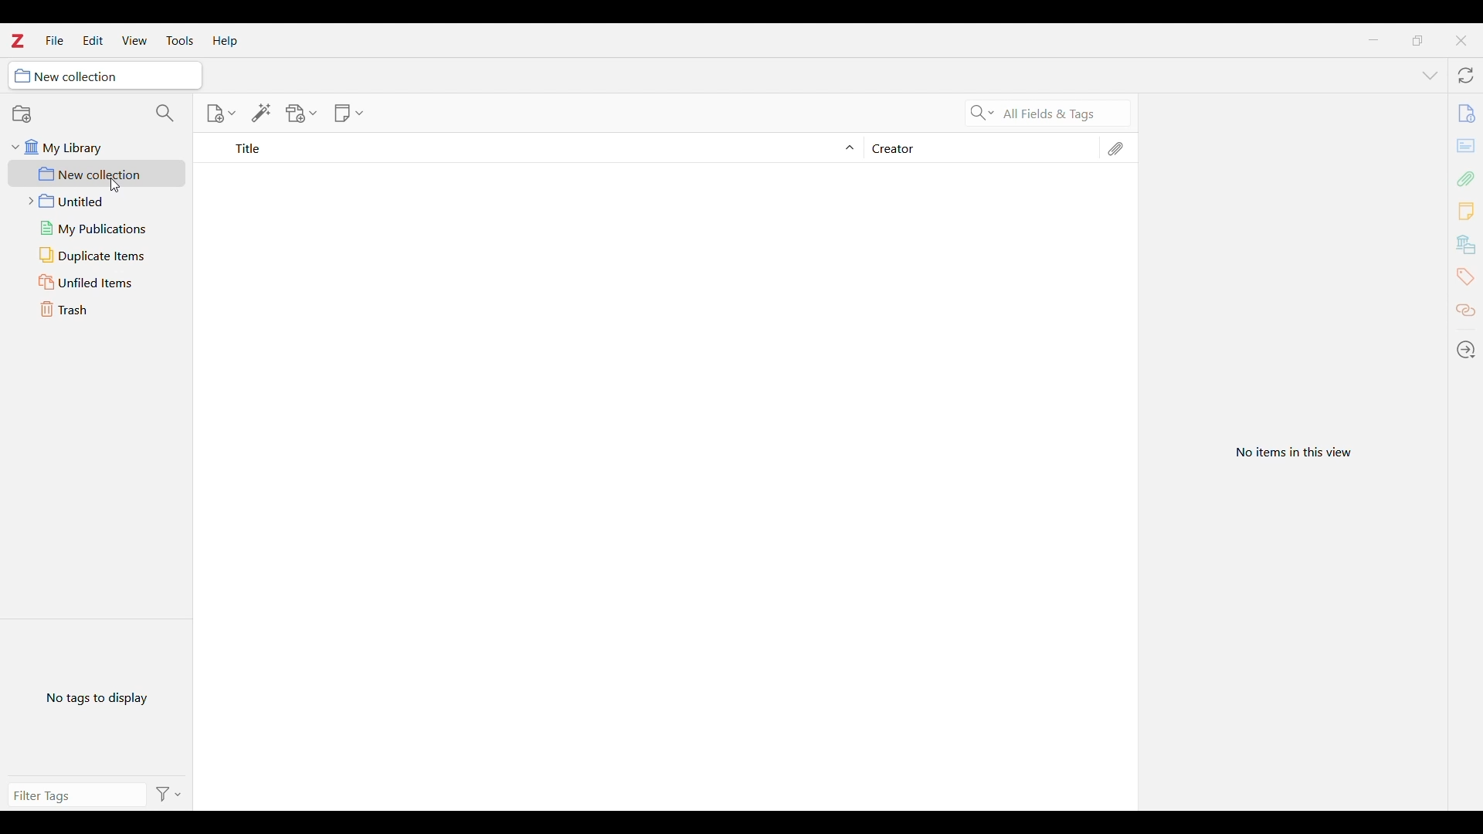  I want to click on Add file options, so click(301, 114).